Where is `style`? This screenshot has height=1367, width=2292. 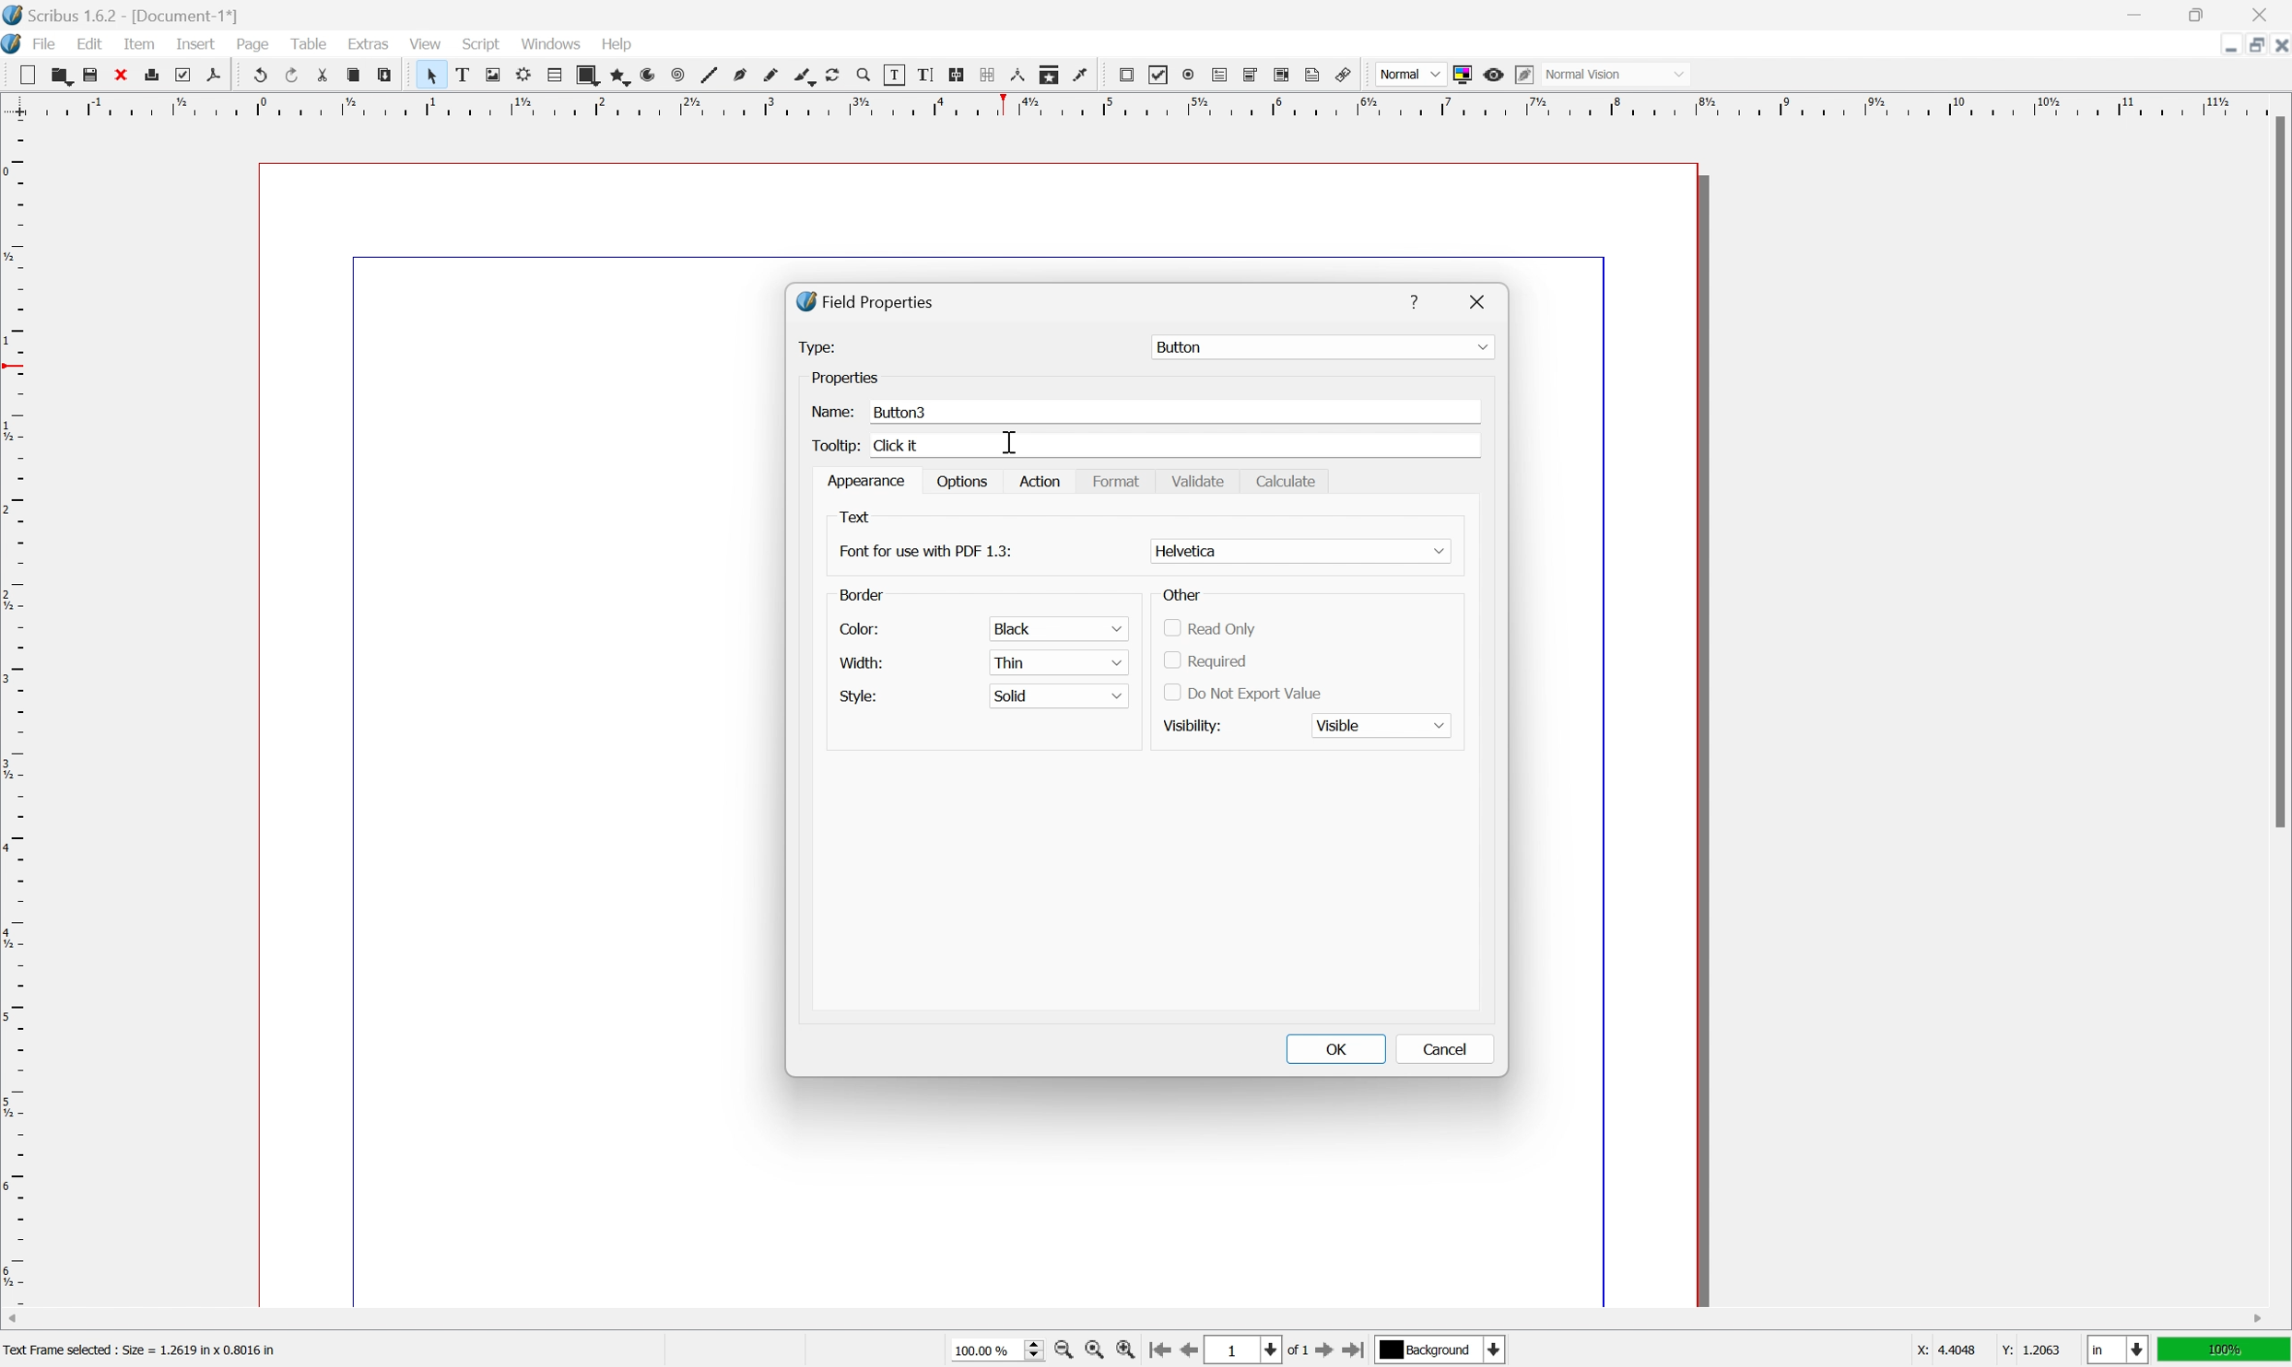 style is located at coordinates (857, 698).